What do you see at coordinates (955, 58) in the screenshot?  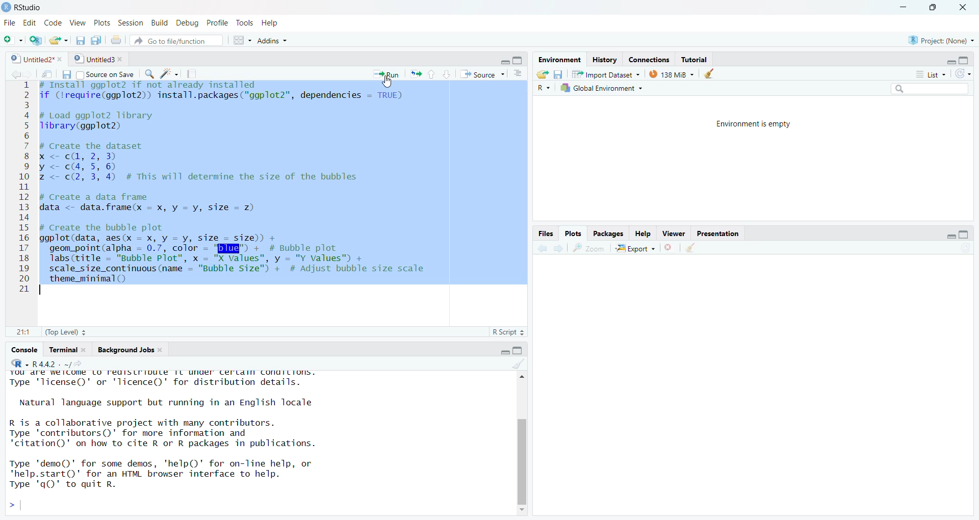 I see `maximize/minimize` at bounding box center [955, 58].